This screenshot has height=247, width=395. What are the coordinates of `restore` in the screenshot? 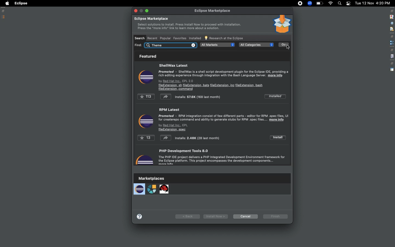 It's located at (392, 64).